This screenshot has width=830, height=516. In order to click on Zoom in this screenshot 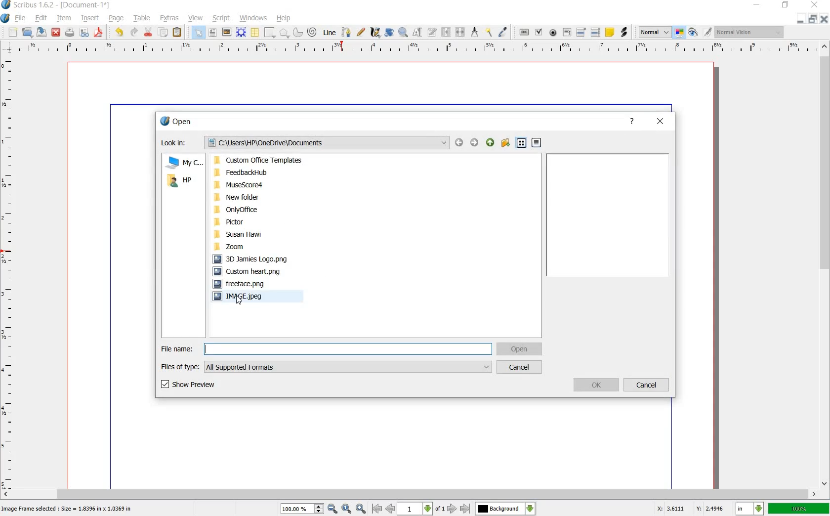, I will do `click(230, 247)`.